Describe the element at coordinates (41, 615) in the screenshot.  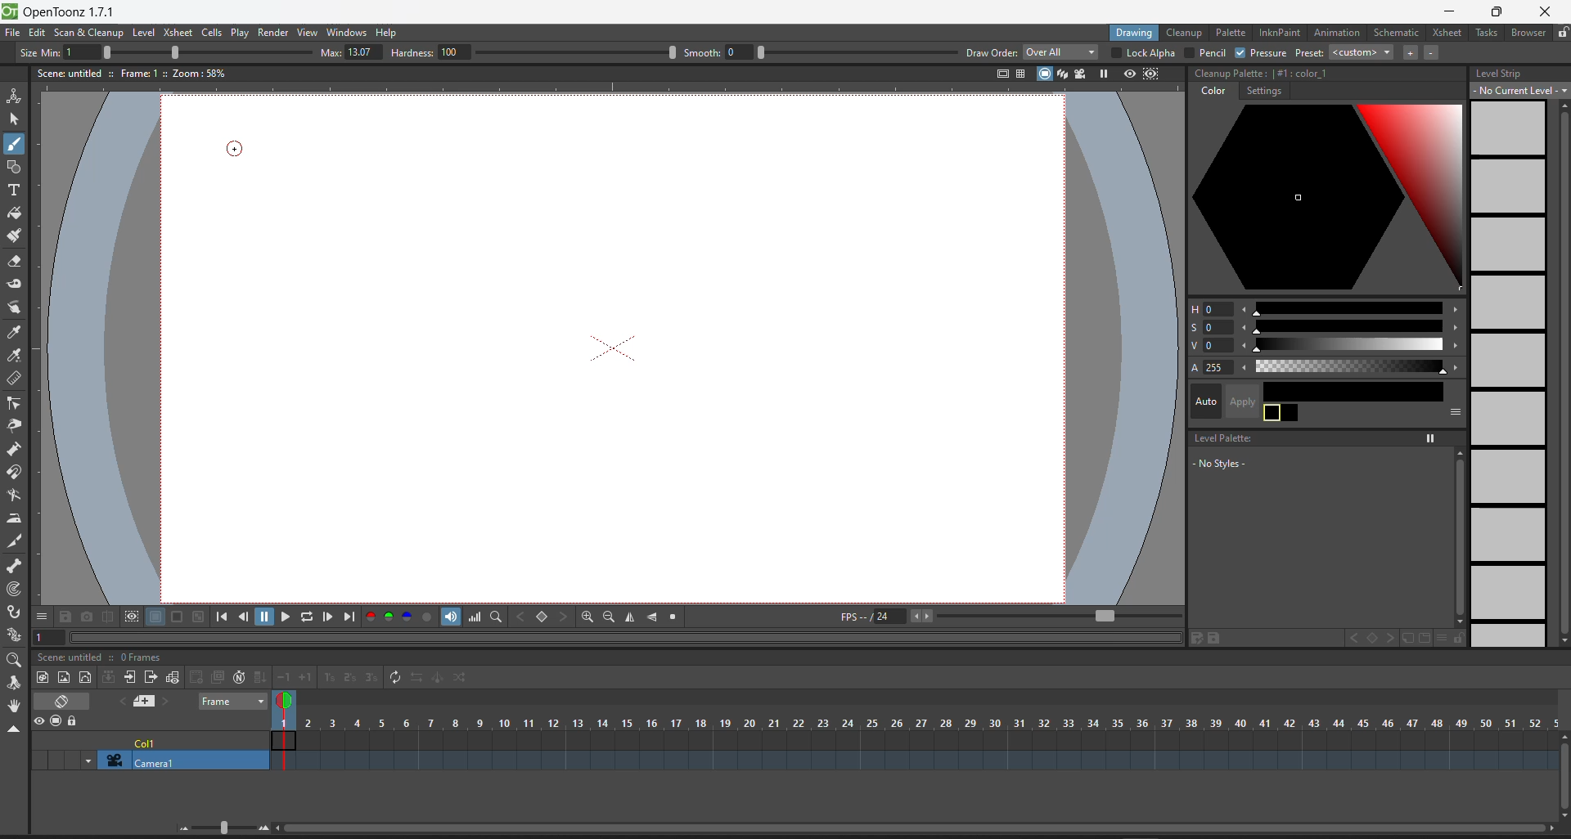
I see `more options` at that location.